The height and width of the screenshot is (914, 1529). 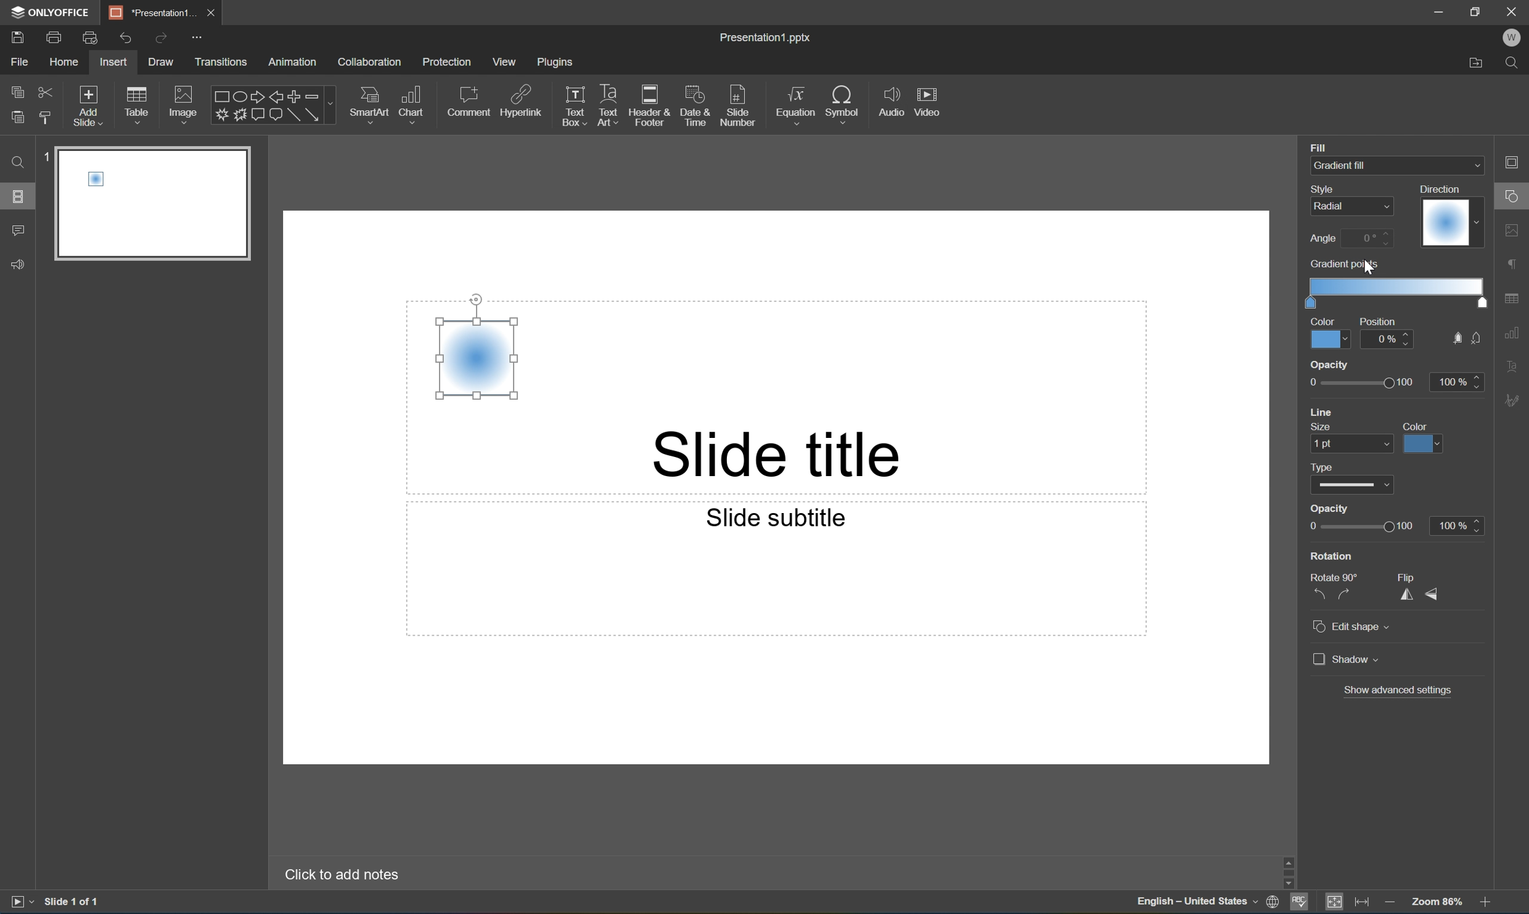 What do you see at coordinates (1330, 333) in the screenshot?
I see `color` at bounding box center [1330, 333].